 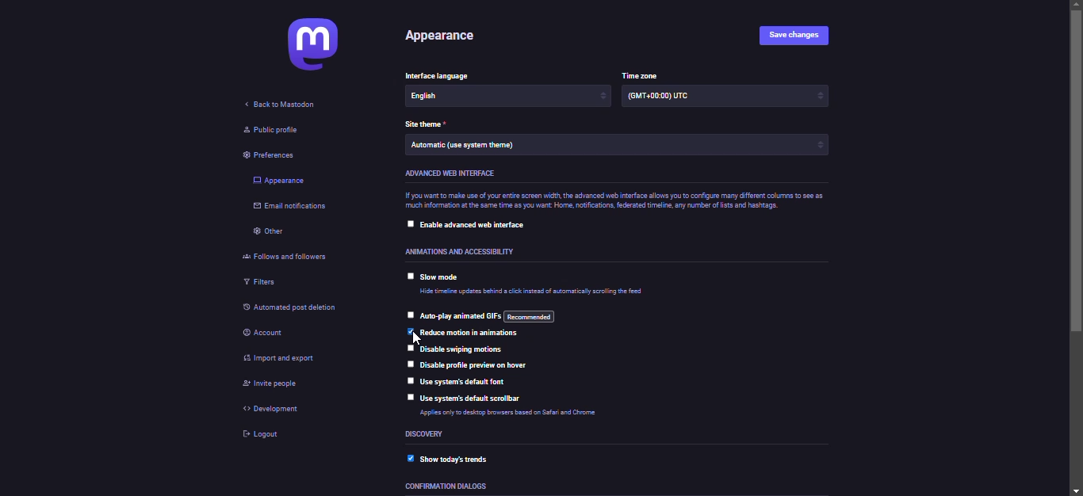 What do you see at coordinates (408, 364) in the screenshot?
I see `click to select` at bounding box center [408, 364].